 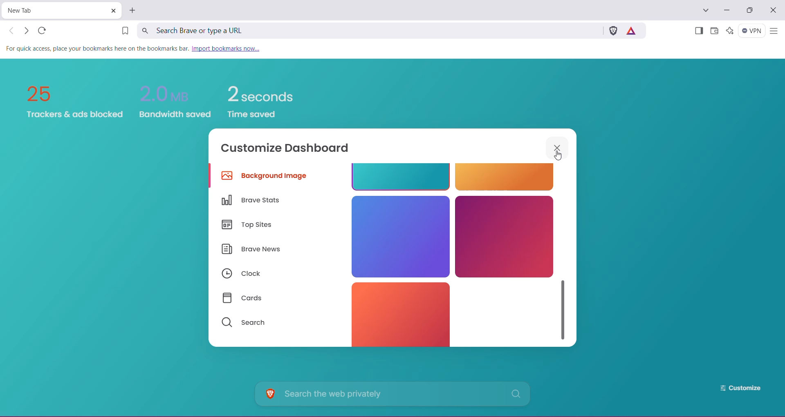 What do you see at coordinates (244, 323) in the screenshot?
I see `Search` at bounding box center [244, 323].